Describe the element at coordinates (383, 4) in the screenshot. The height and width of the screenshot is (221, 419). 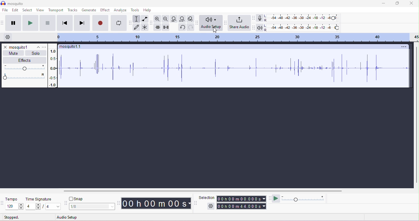
I see `minimize` at that location.